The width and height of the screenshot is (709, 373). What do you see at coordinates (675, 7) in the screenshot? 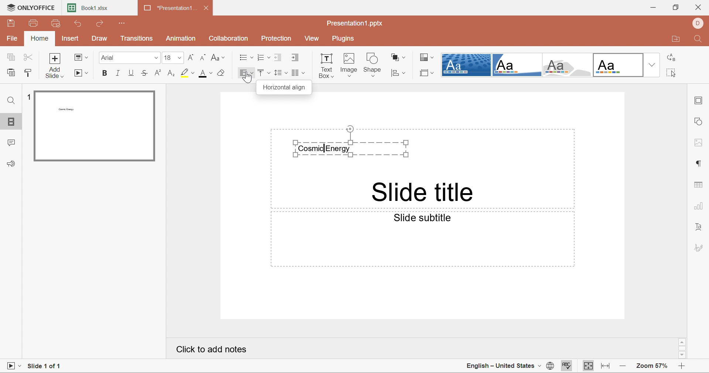
I see `Restore Down` at bounding box center [675, 7].